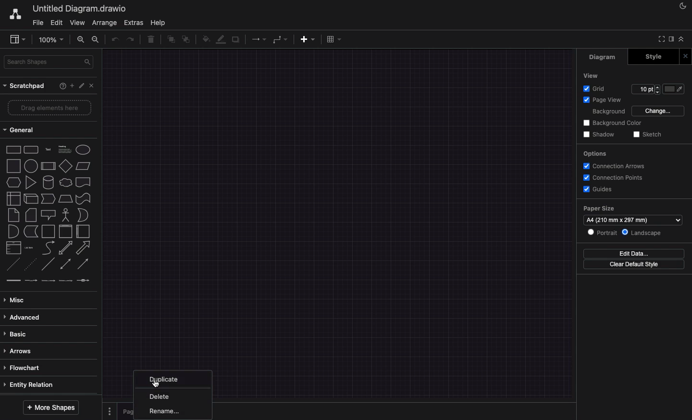  Describe the element at coordinates (14, 198) in the screenshot. I see `internal storage` at that location.